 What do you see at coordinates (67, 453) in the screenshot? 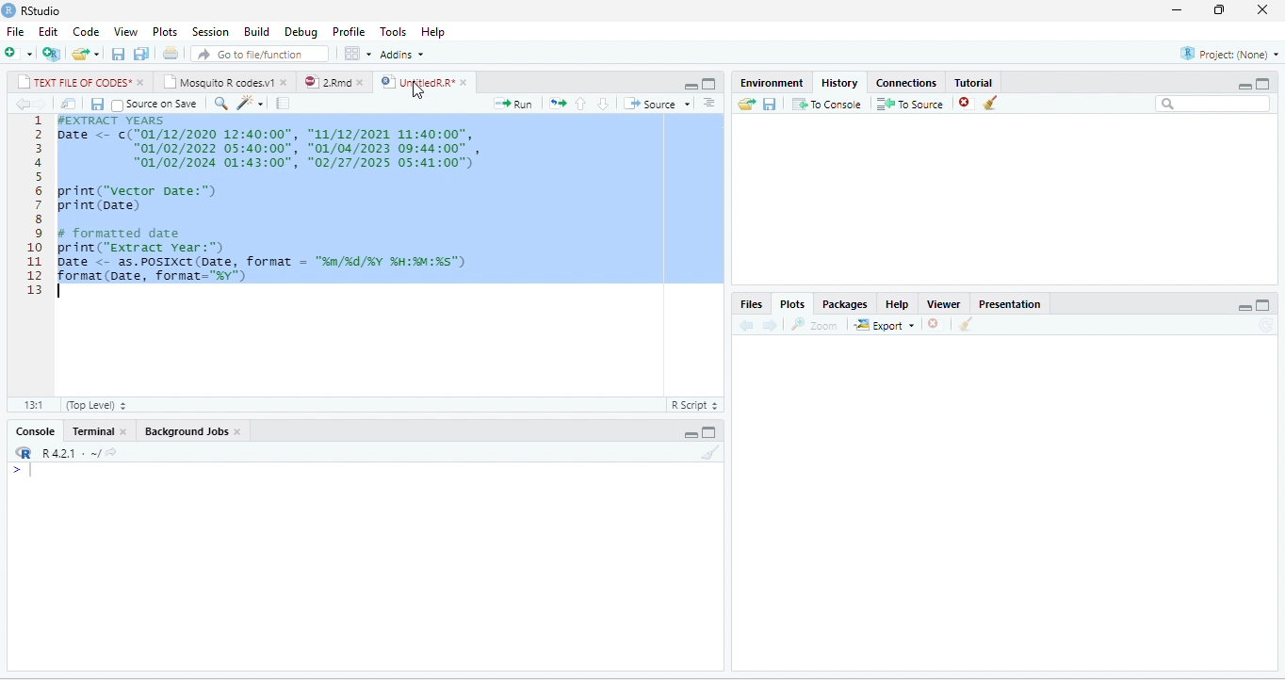
I see `R 4.2.1 .~/` at bounding box center [67, 453].